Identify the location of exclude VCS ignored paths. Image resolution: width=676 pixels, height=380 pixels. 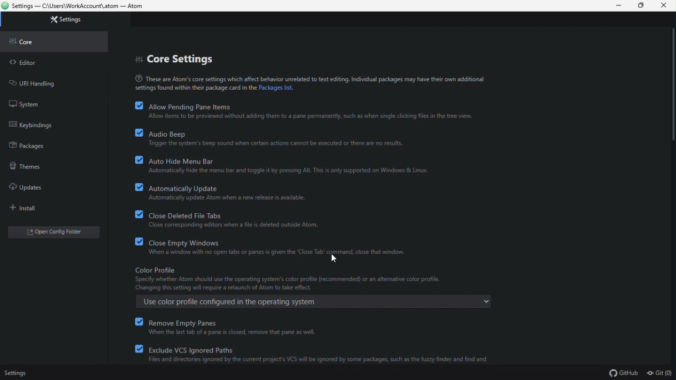
(320, 354).